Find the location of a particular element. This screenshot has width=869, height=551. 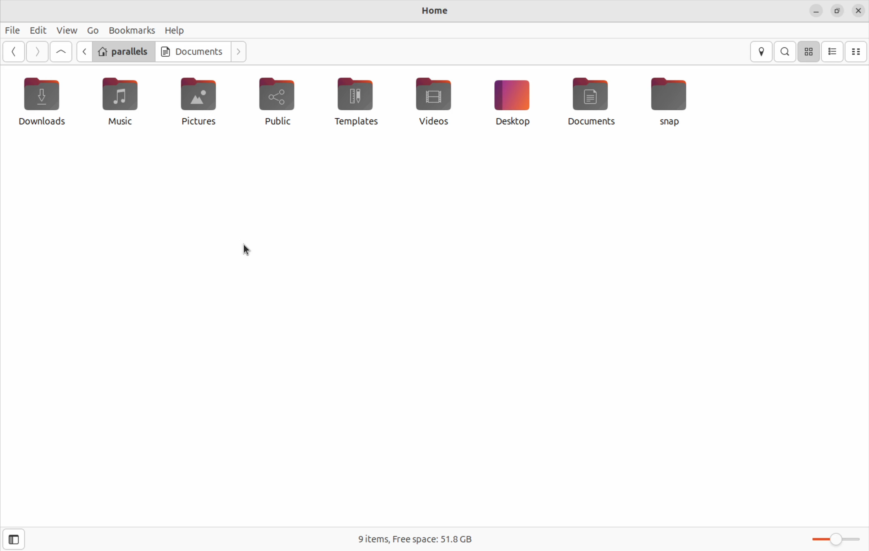

list view is located at coordinates (832, 52).